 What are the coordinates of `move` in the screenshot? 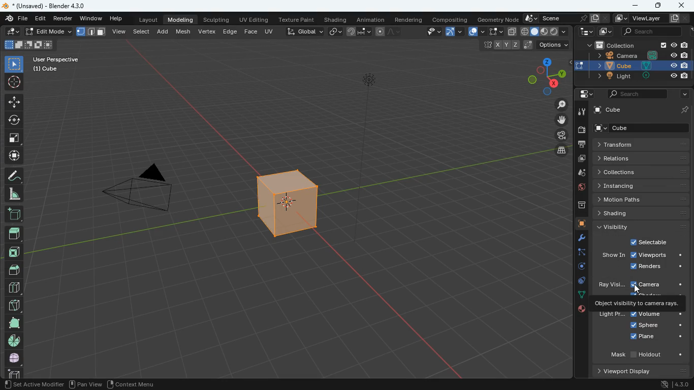 It's located at (13, 103).